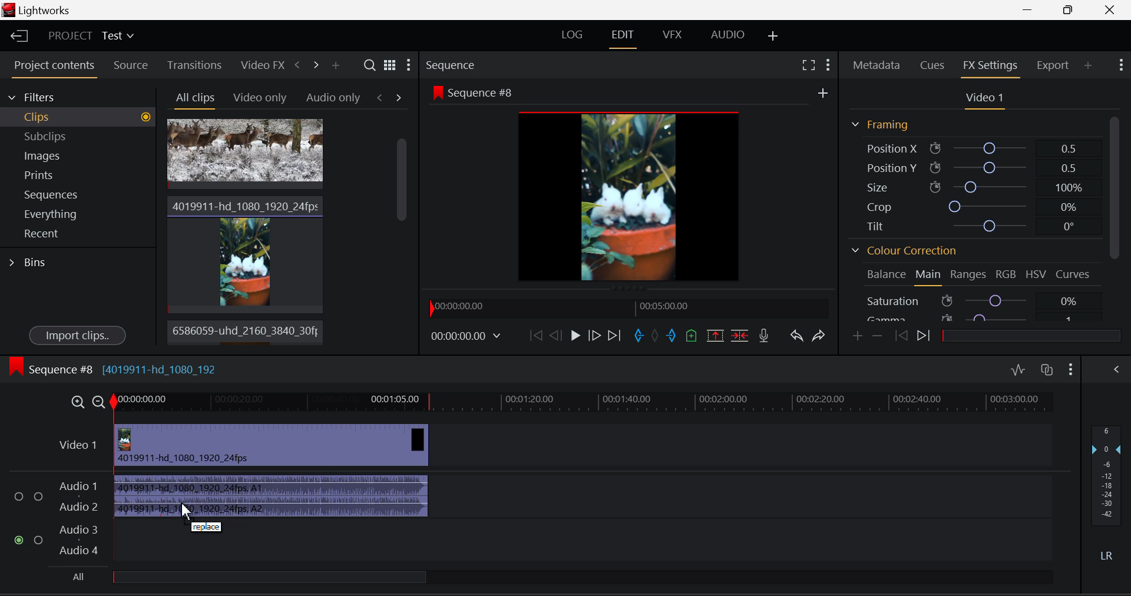 This screenshot has height=596, width=1131. What do you see at coordinates (740, 335) in the screenshot?
I see `Delete/Cut` at bounding box center [740, 335].